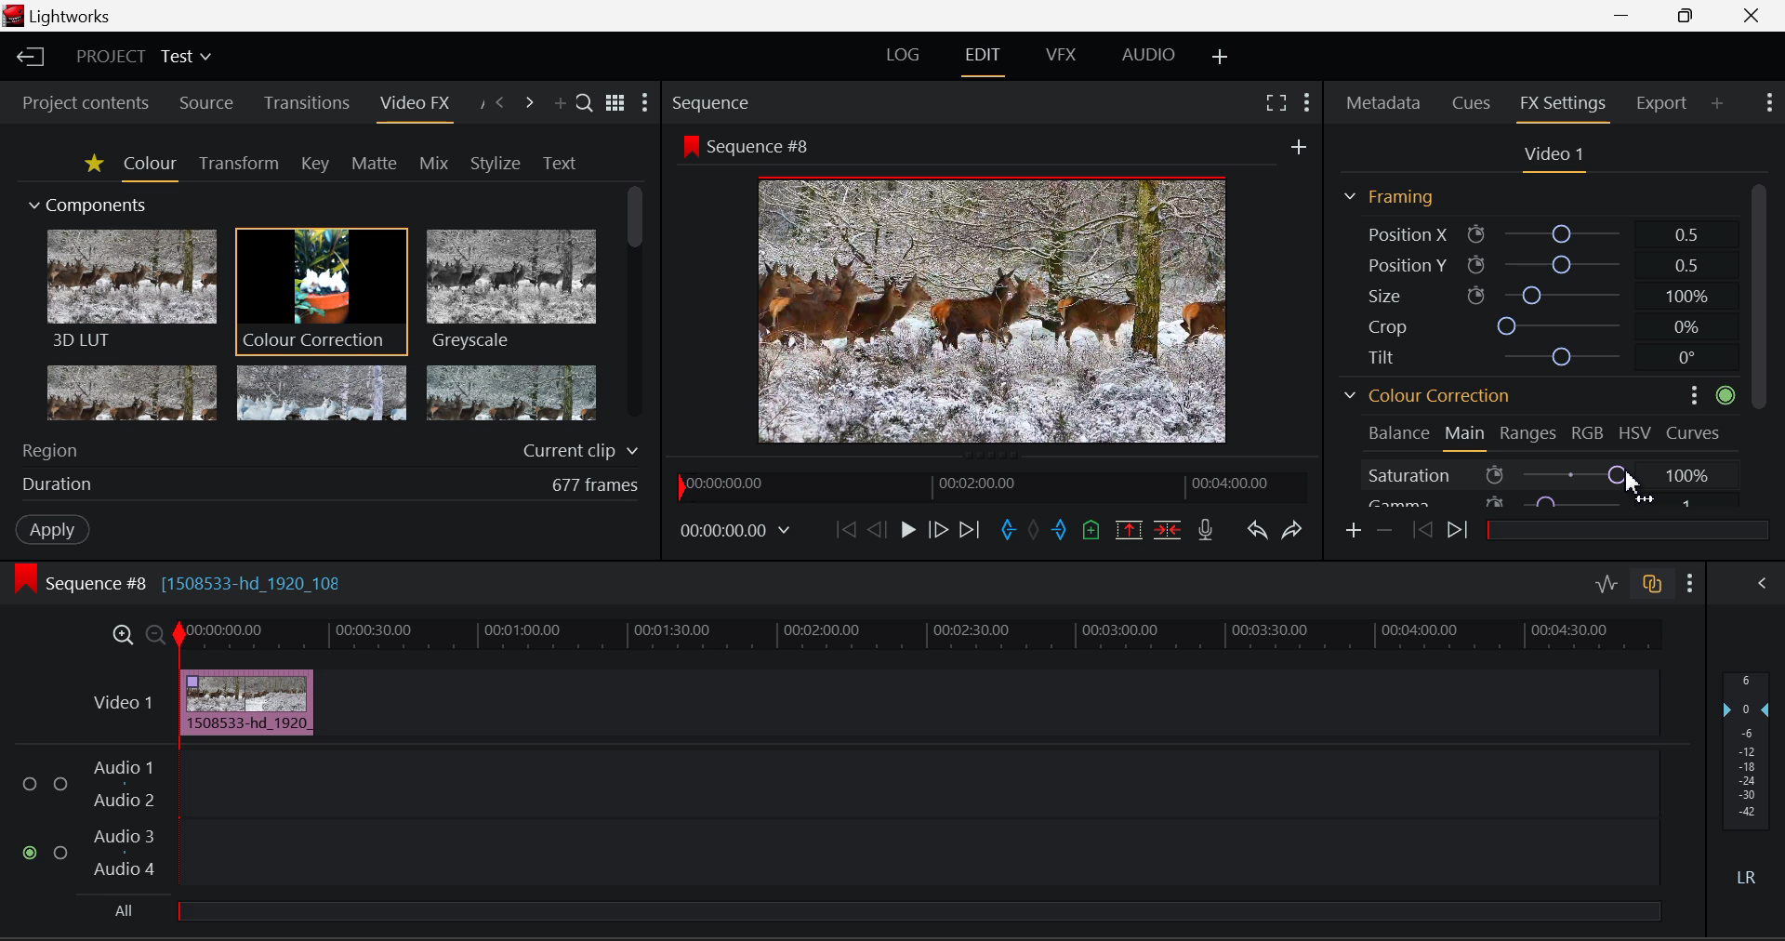  I want to click on MOUSE_UP Cursor Position, so click(1633, 483).